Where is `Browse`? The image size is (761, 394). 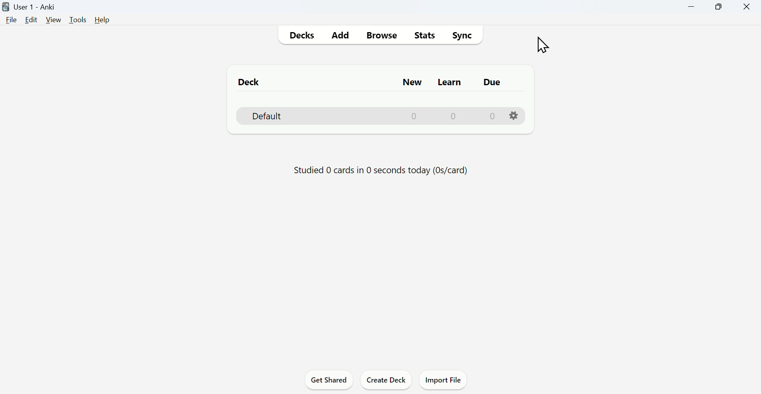 Browse is located at coordinates (381, 35).